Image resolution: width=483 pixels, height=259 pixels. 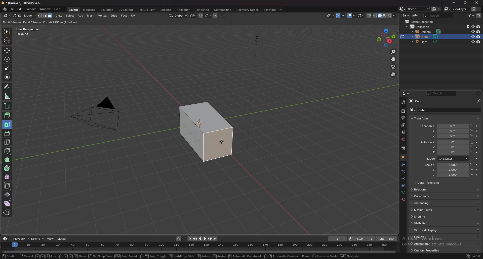 I want to click on animate property, so click(x=476, y=126).